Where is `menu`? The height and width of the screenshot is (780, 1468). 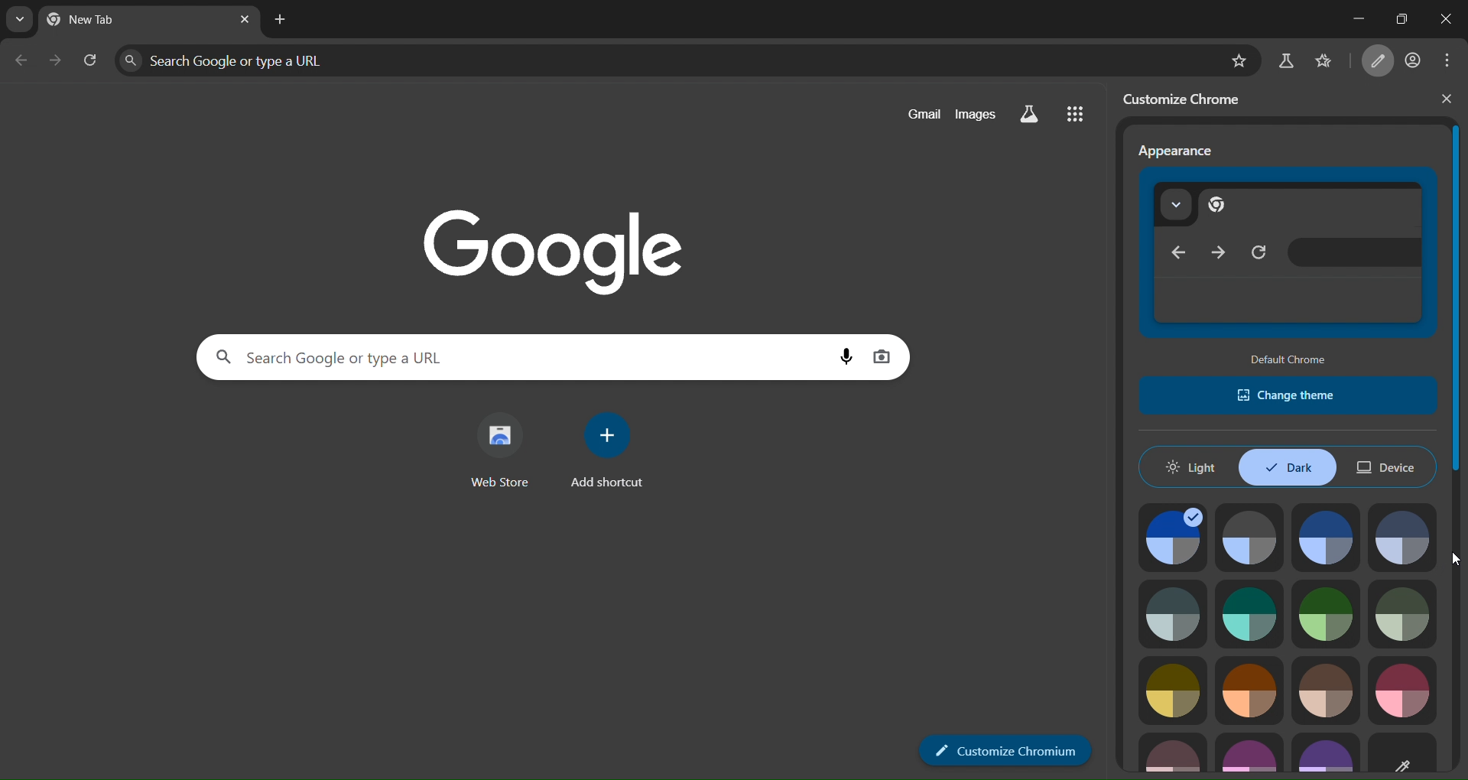 menu is located at coordinates (1453, 59).